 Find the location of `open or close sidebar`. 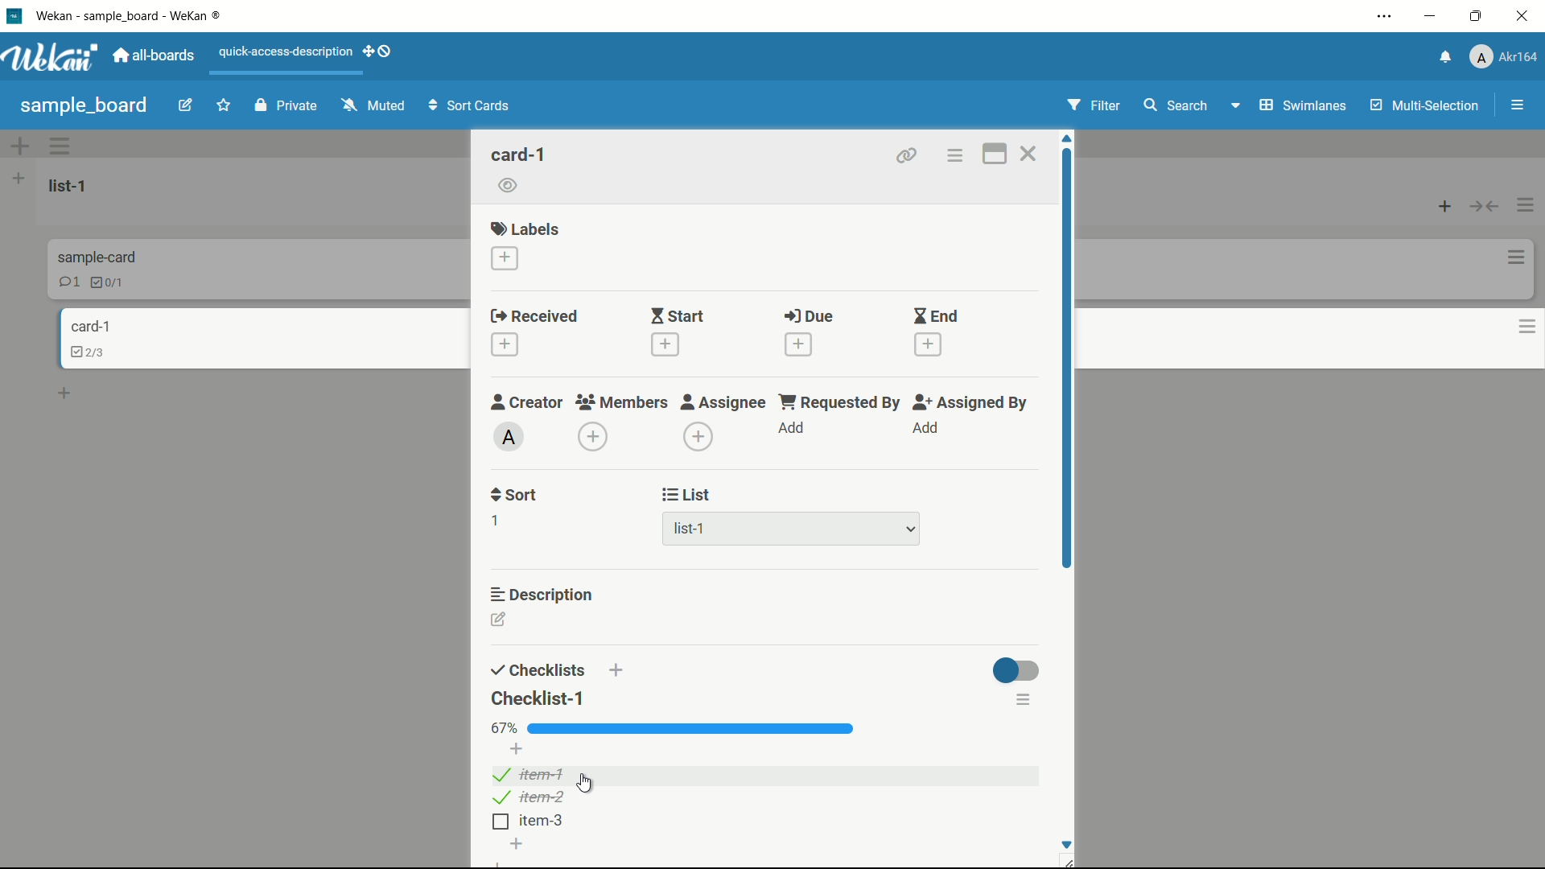

open or close sidebar is located at coordinates (1514, 105).